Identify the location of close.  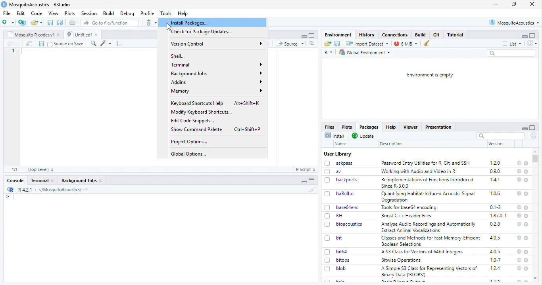
(527, 269).